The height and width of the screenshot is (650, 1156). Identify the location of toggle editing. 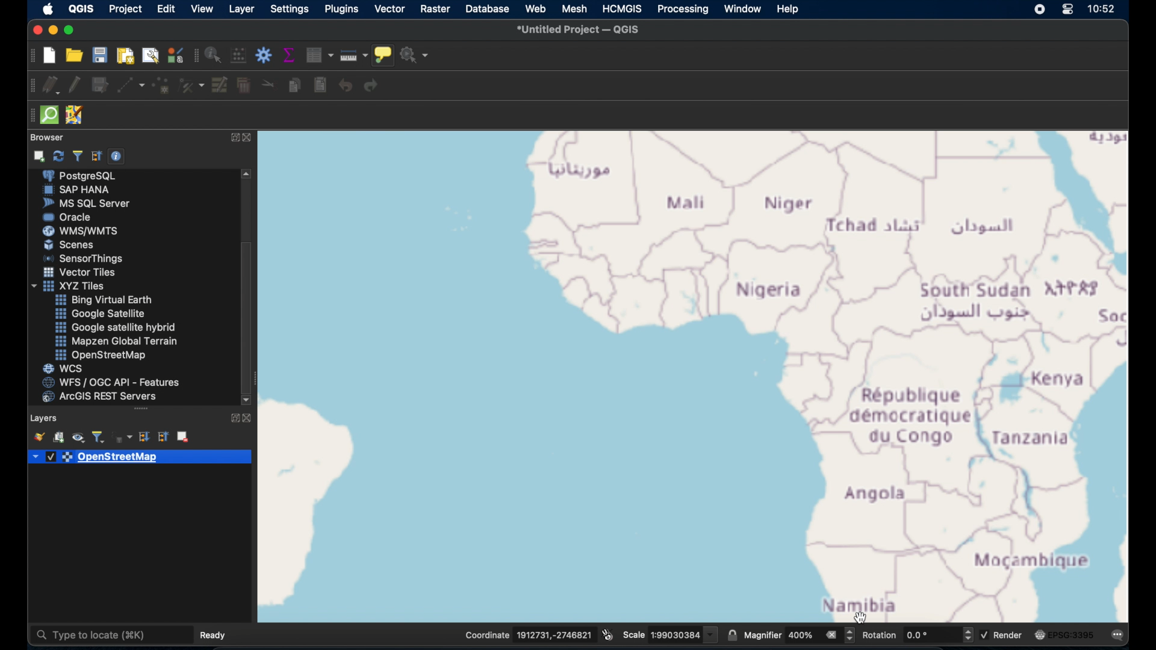
(77, 85).